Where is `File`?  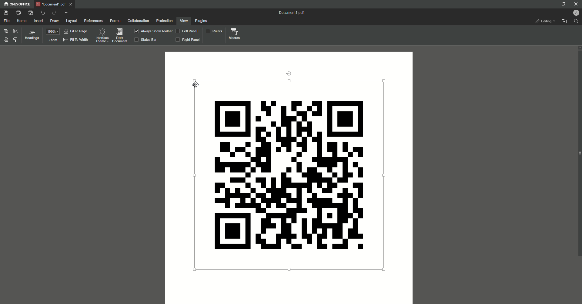 File is located at coordinates (8, 21).